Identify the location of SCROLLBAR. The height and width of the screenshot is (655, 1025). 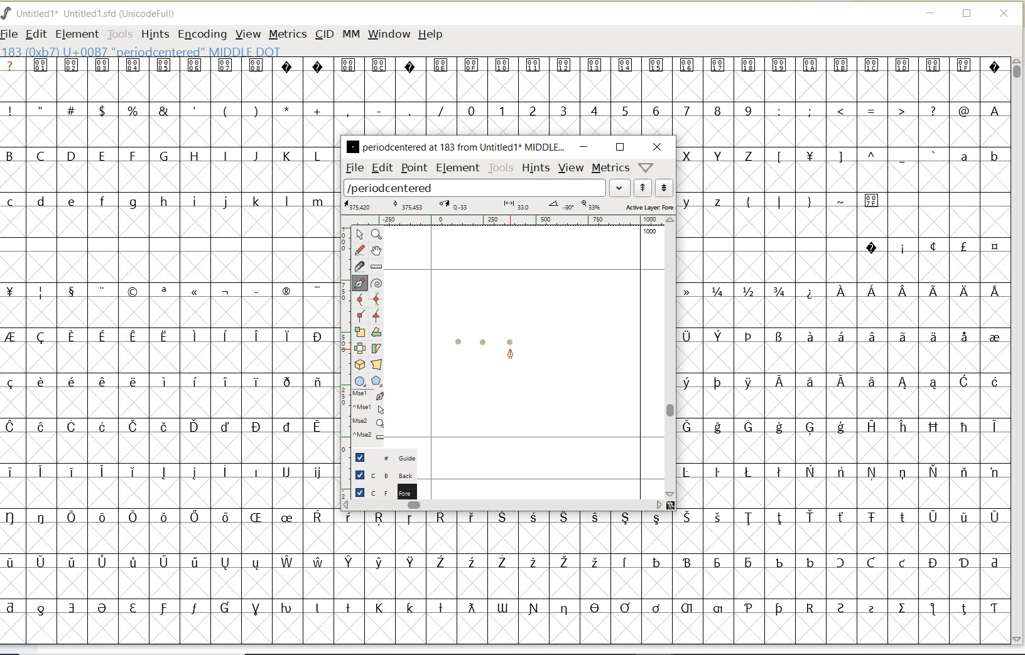
(1019, 351).